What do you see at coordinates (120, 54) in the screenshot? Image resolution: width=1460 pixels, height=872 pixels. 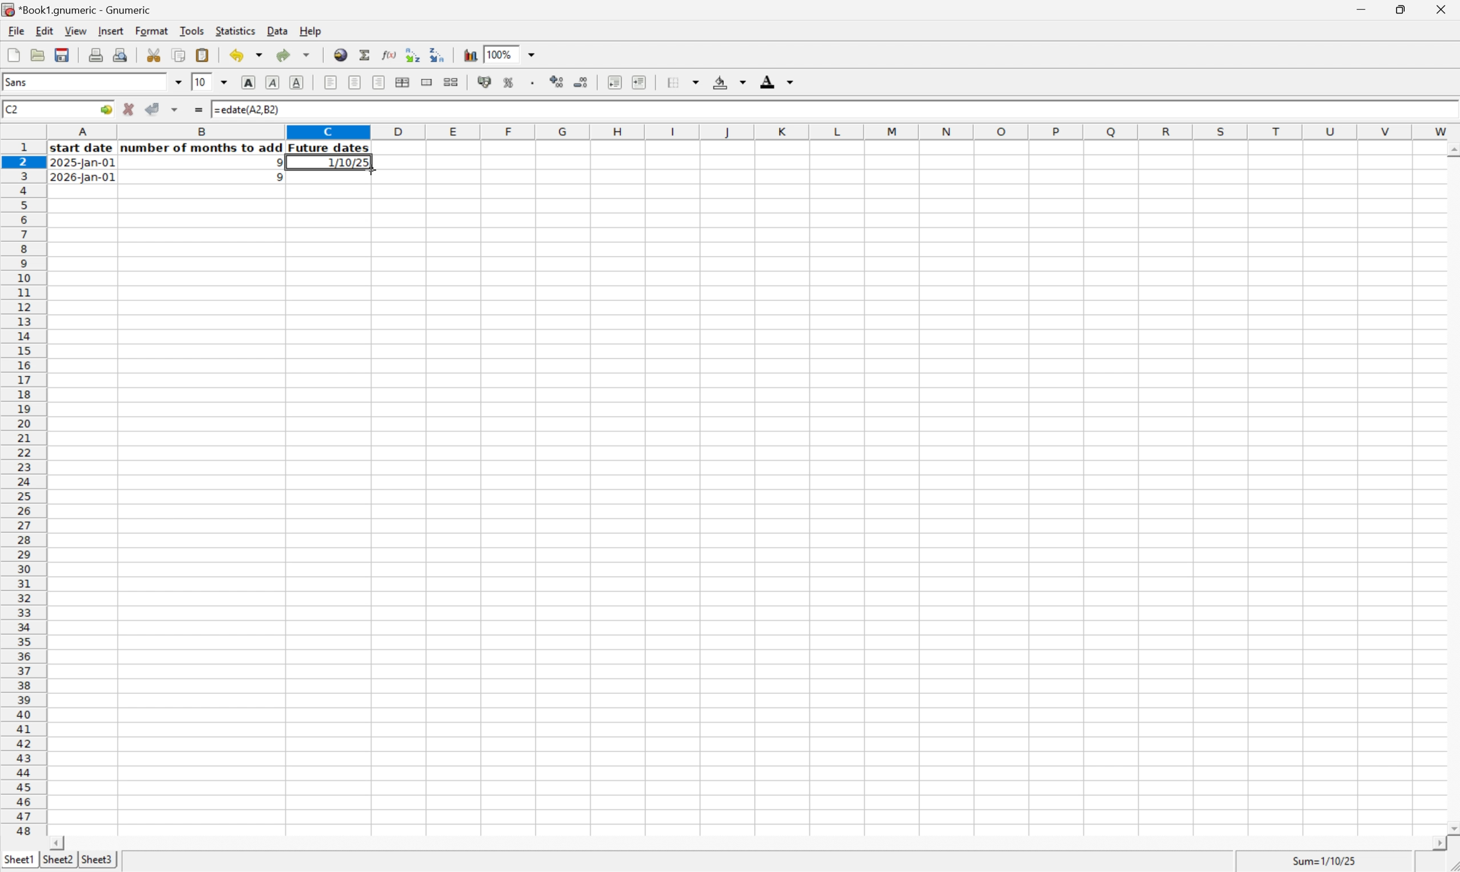 I see `Print preview` at bounding box center [120, 54].